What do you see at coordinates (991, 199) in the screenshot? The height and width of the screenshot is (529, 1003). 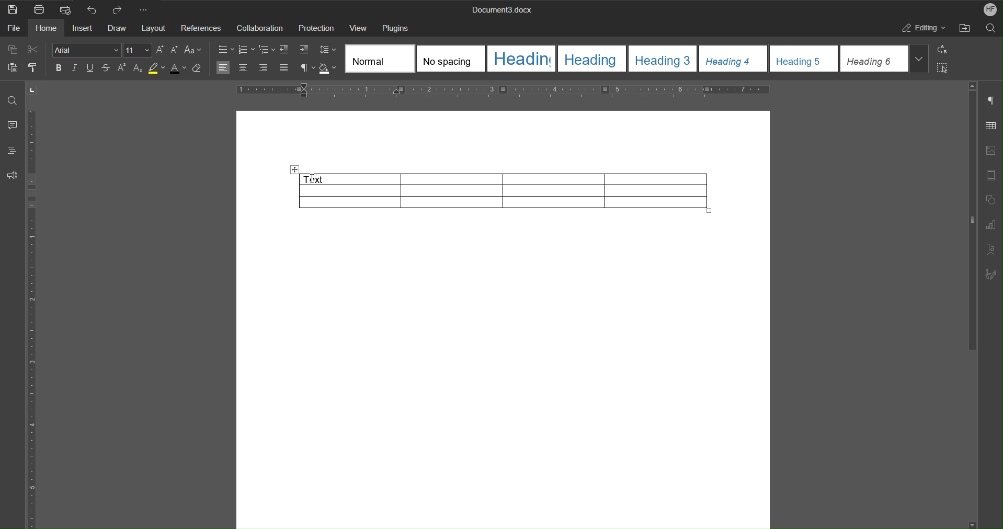 I see `Shape Settings` at bounding box center [991, 199].